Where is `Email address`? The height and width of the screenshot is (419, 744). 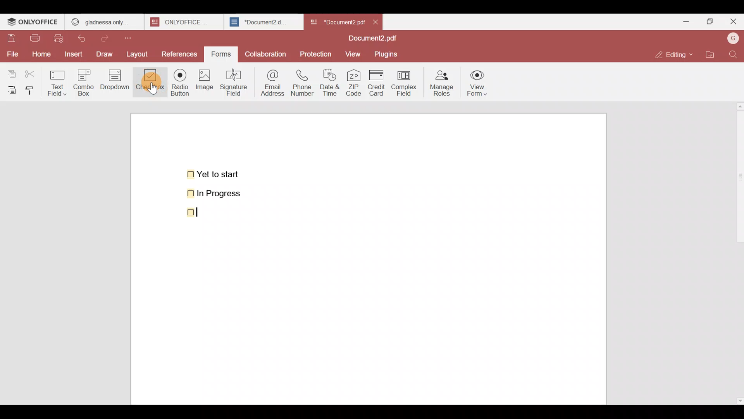 Email address is located at coordinates (271, 82).